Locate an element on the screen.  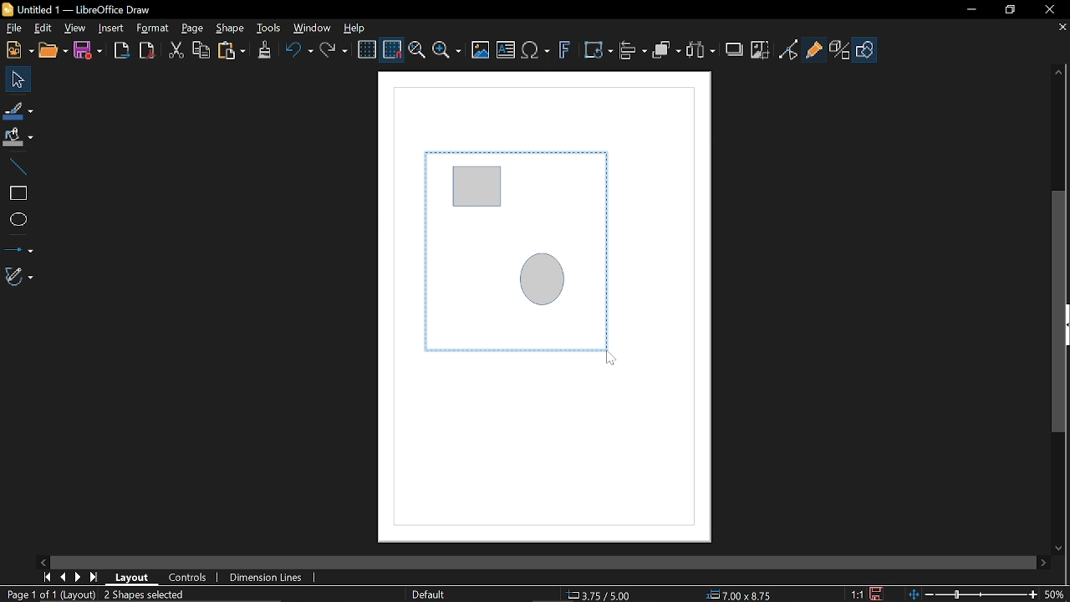
Current window is located at coordinates (84, 9).